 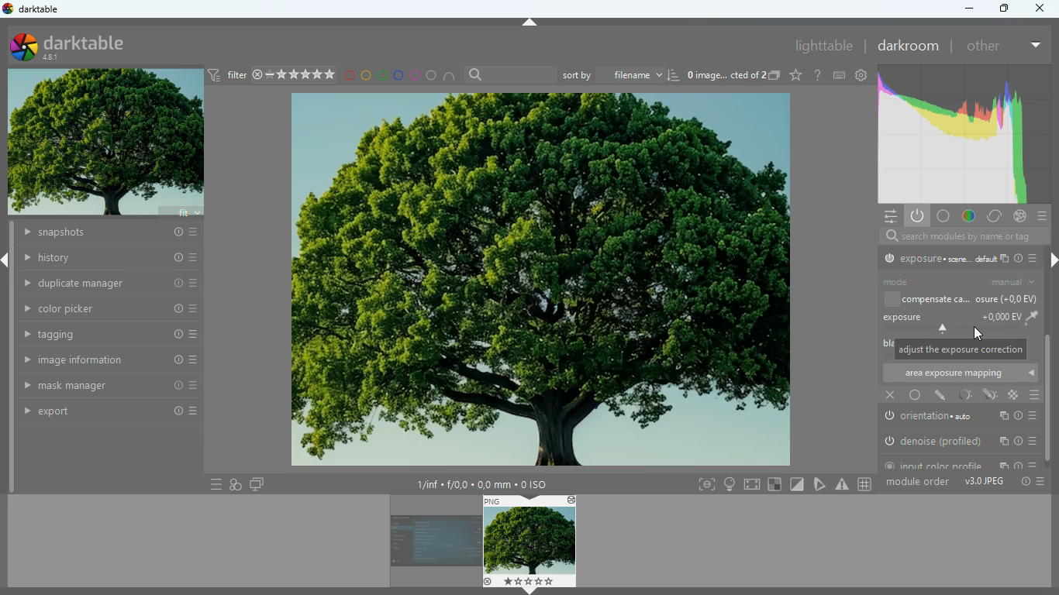 I want to click on output profile, so click(x=958, y=258).